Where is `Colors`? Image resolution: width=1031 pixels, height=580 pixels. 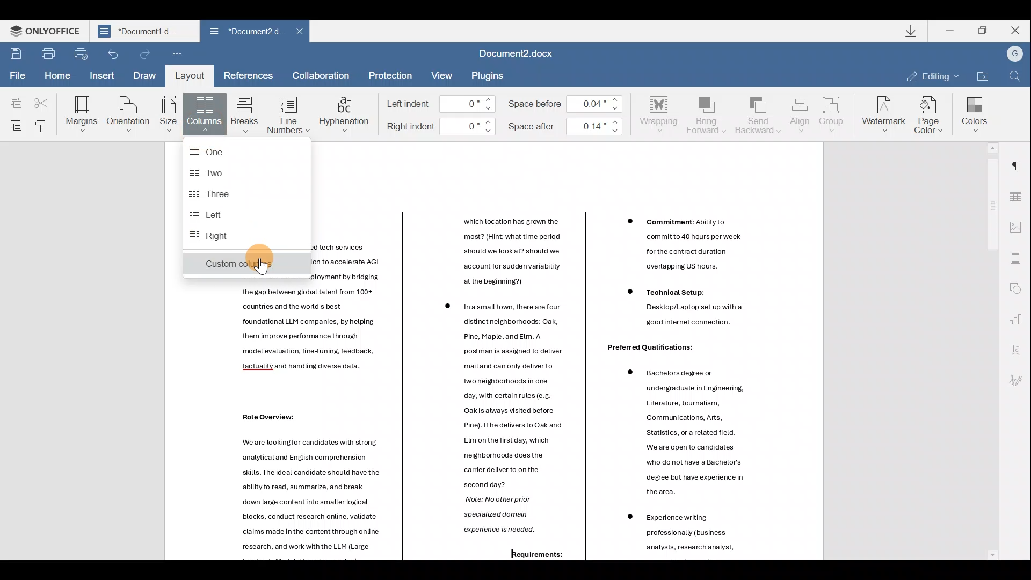 Colors is located at coordinates (974, 111).